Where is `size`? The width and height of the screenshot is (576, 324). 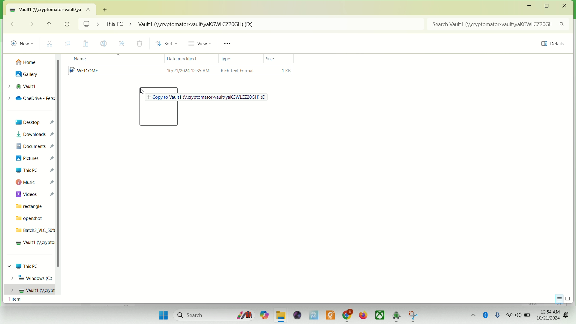 size is located at coordinates (271, 58).